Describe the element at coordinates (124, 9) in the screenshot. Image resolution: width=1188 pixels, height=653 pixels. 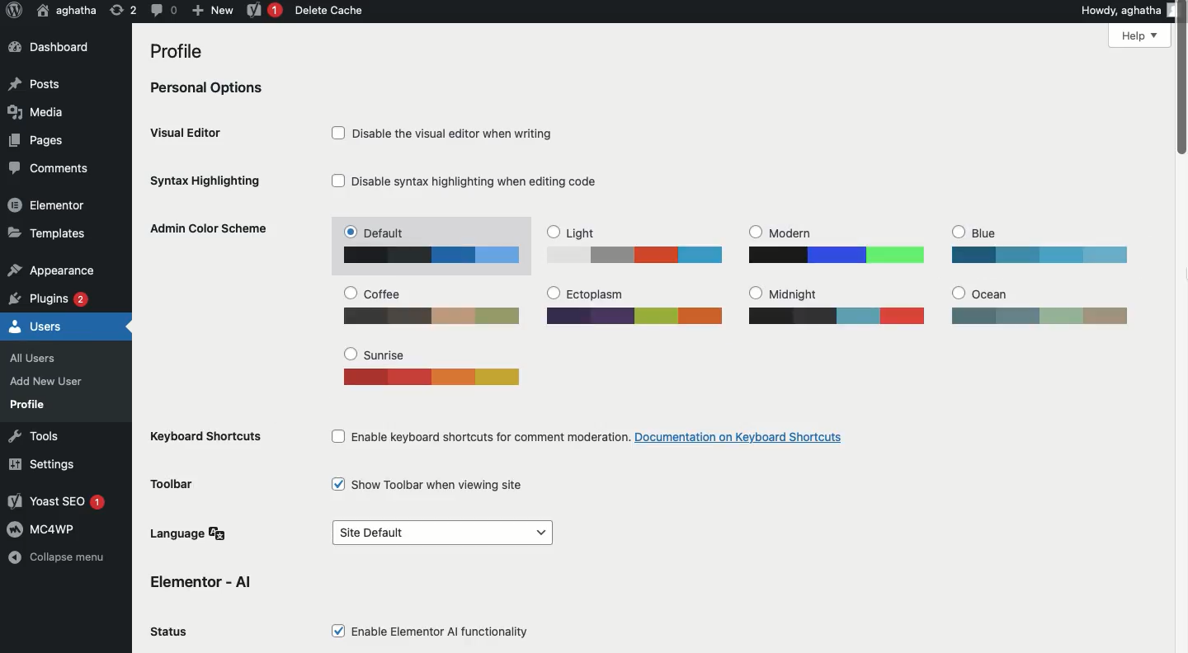
I see `Revision` at that location.